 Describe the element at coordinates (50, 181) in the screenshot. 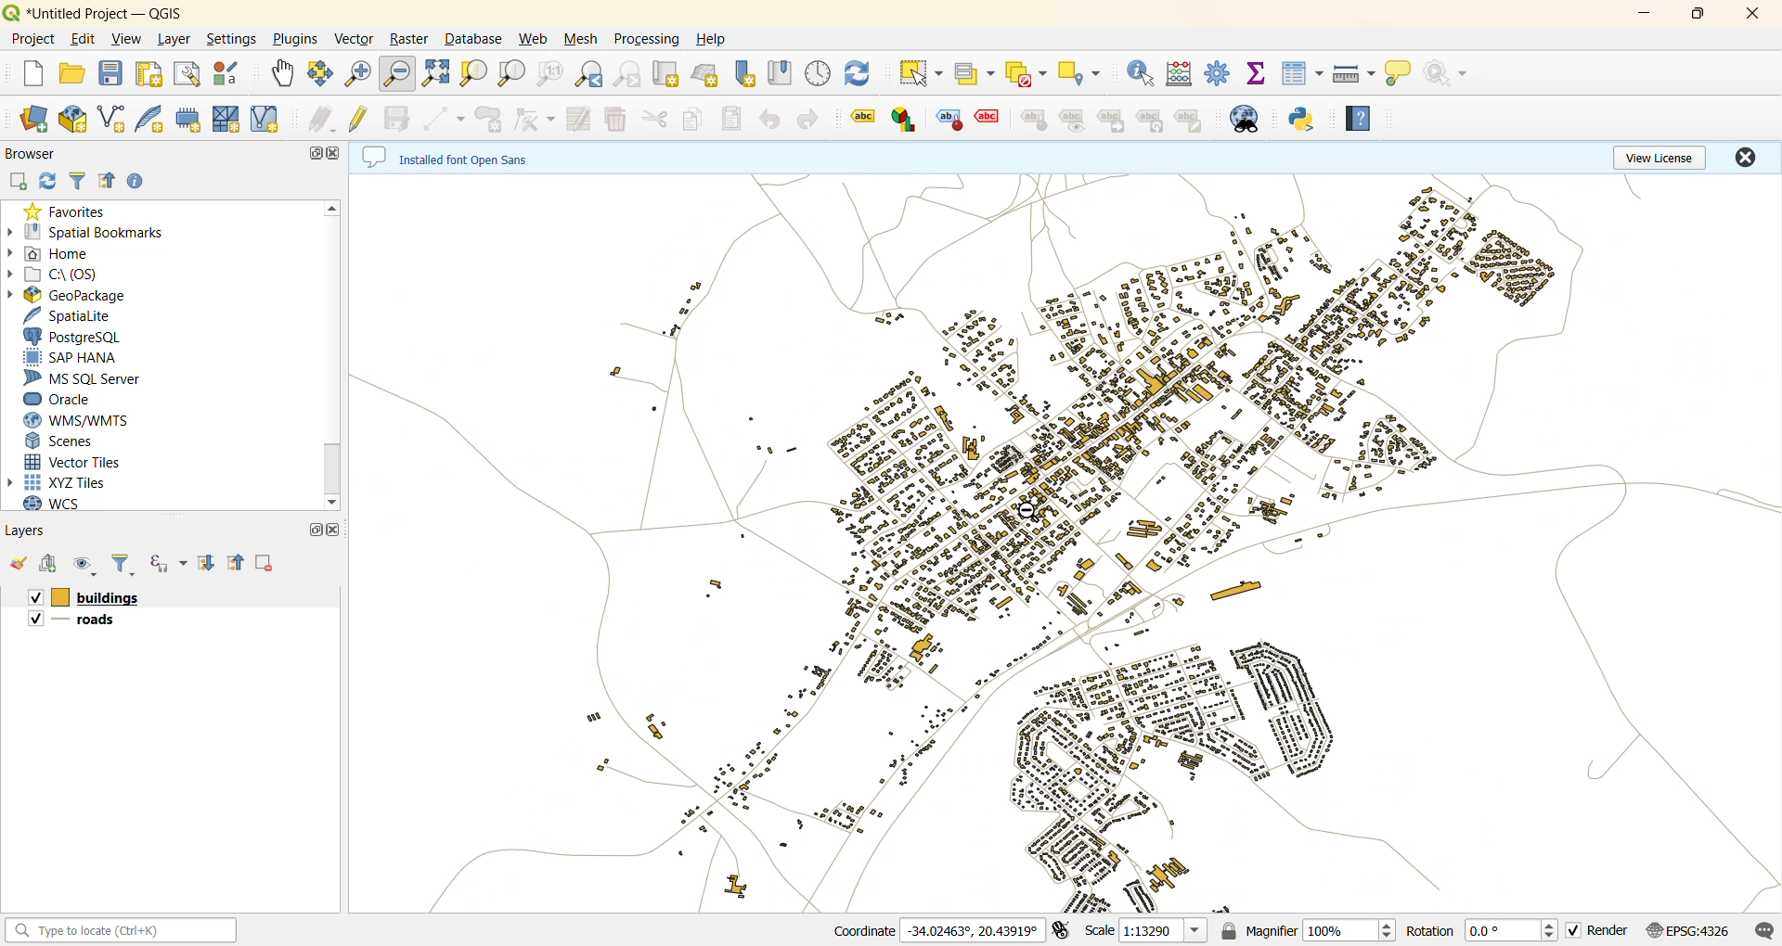

I see `refresh` at that location.